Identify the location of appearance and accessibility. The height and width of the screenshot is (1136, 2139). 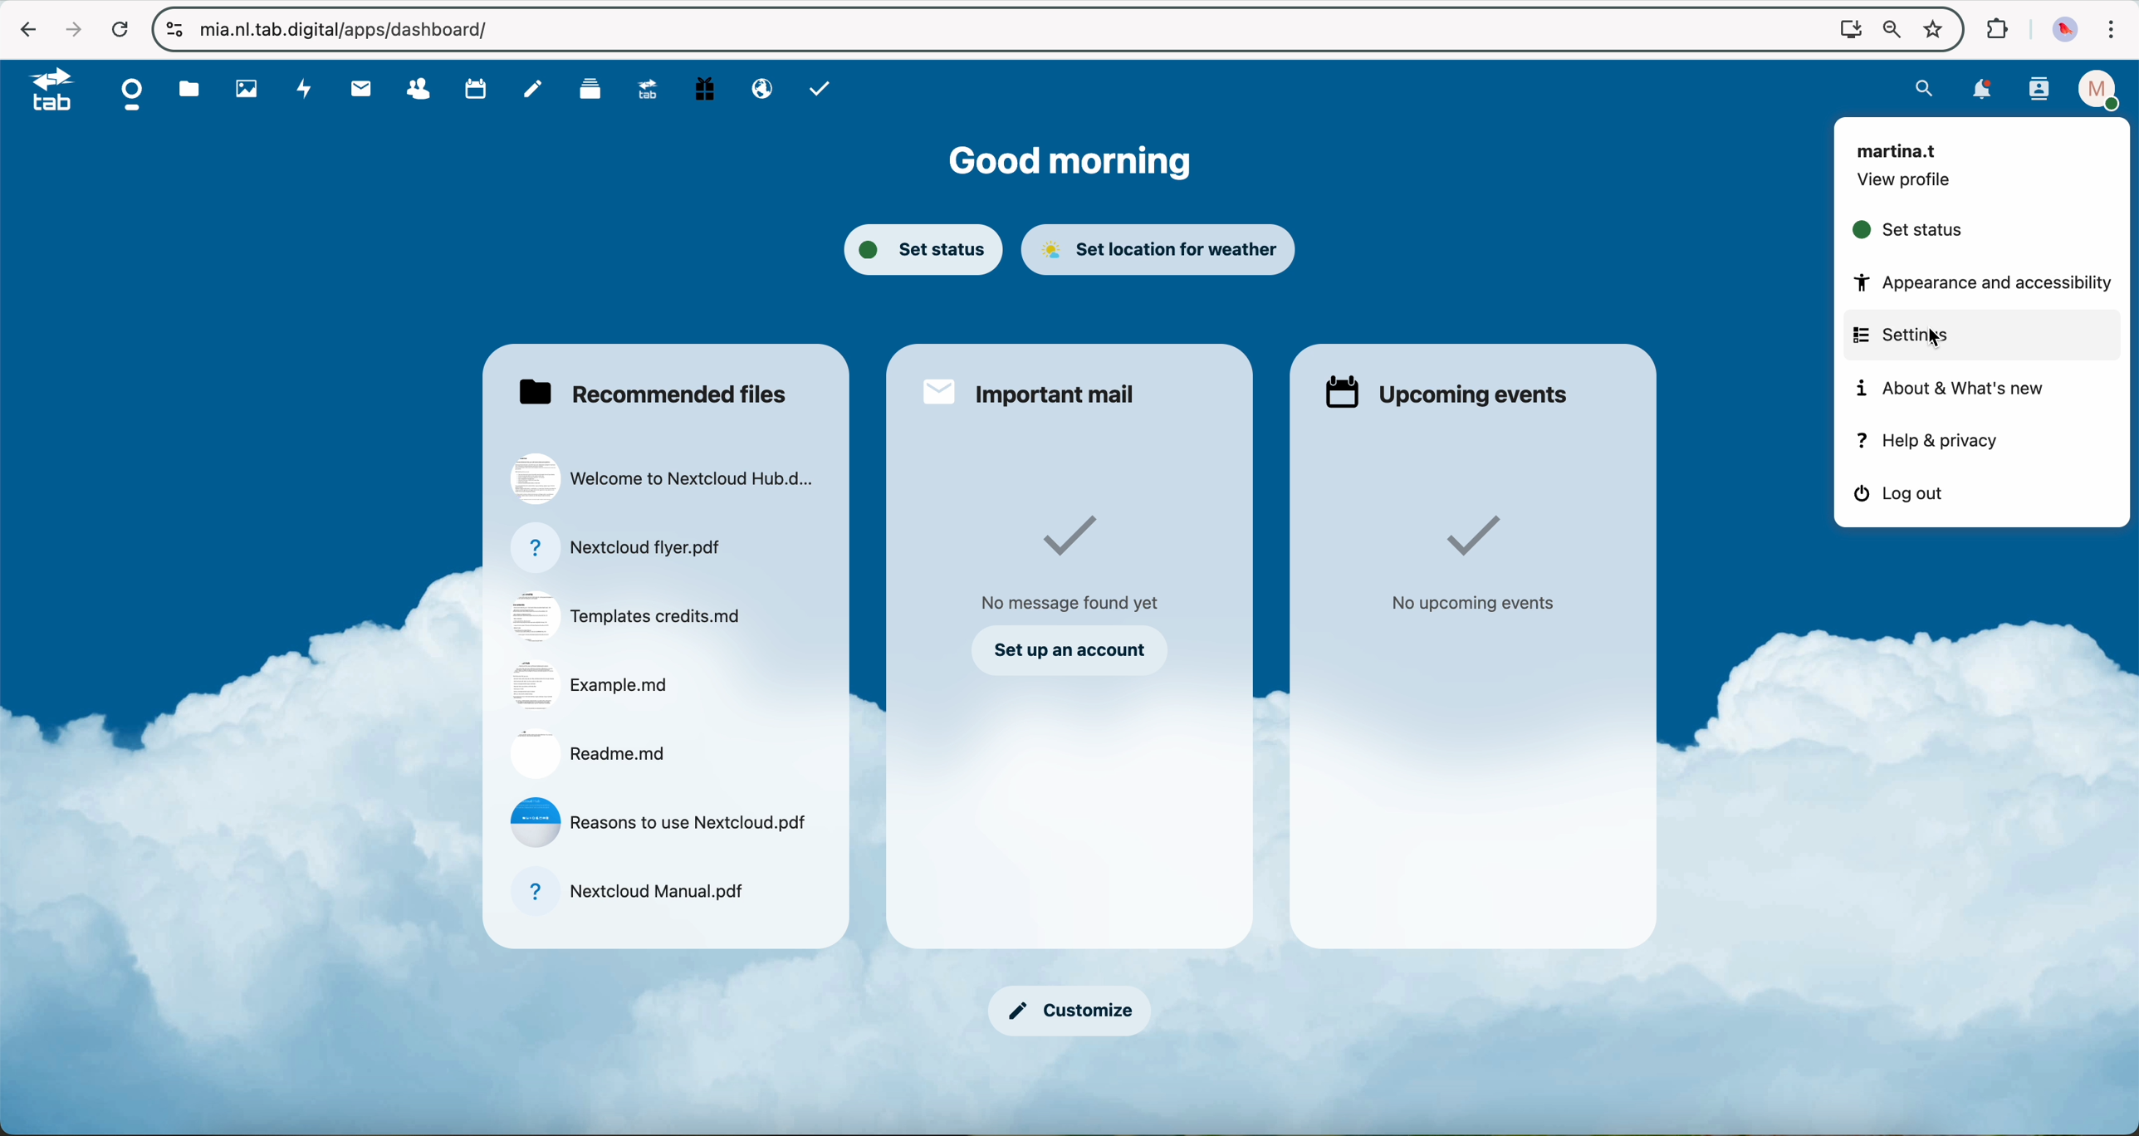
(1977, 283).